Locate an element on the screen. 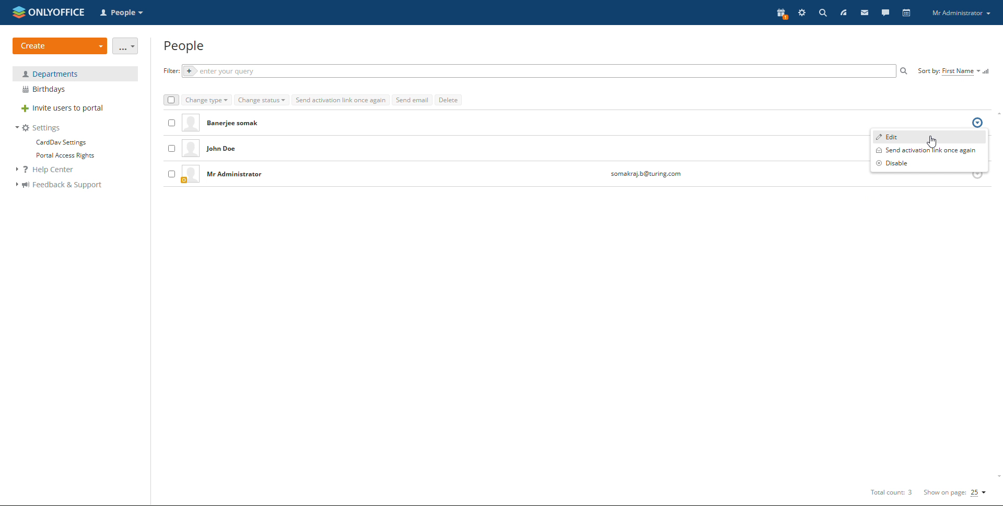 Image resolution: width=1003 pixels, height=506 pixels. present is located at coordinates (780, 14).